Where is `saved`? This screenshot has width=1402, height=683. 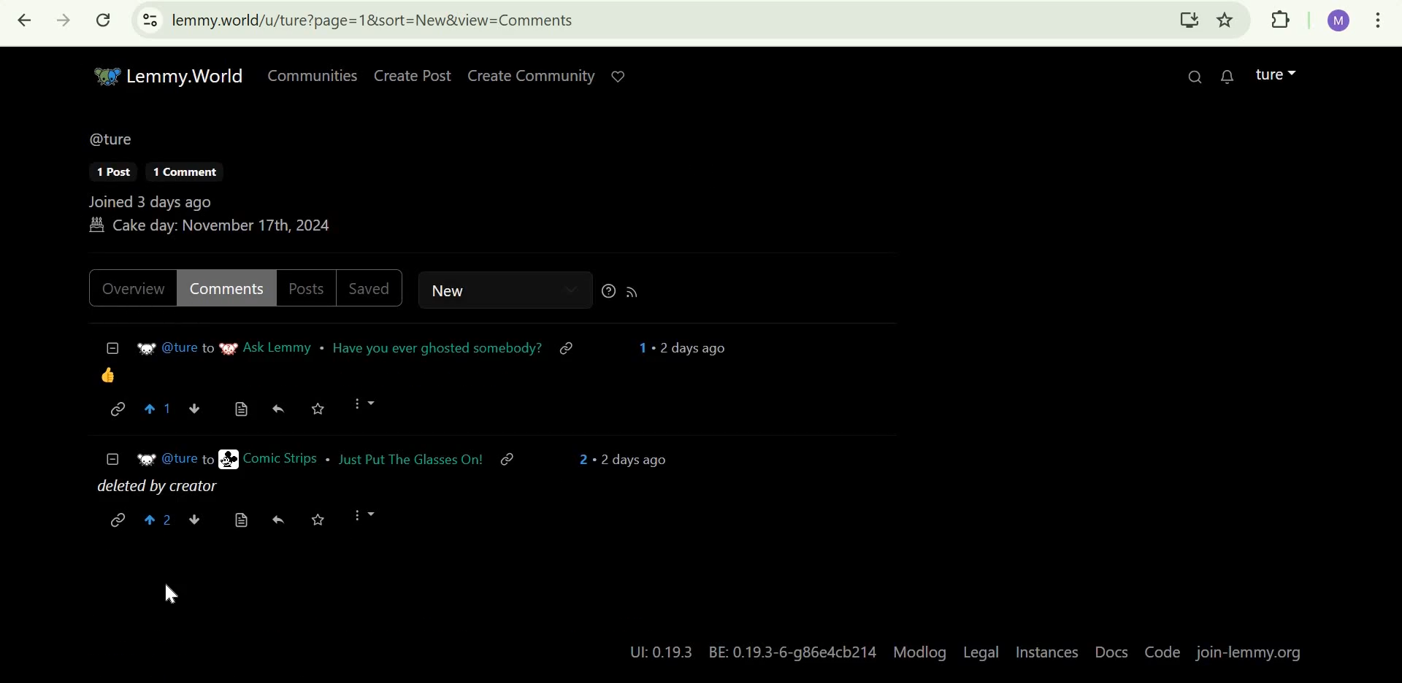
saved is located at coordinates (373, 289).